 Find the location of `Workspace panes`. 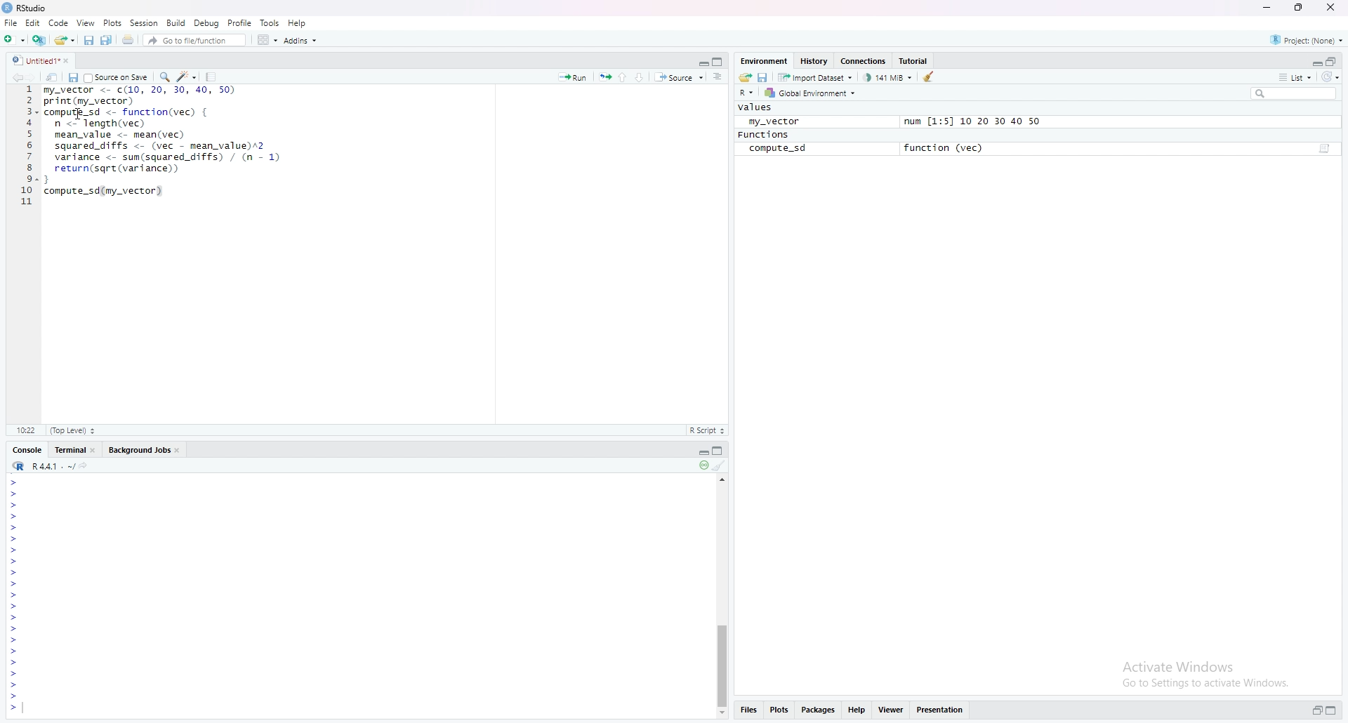

Workspace panes is located at coordinates (265, 39).